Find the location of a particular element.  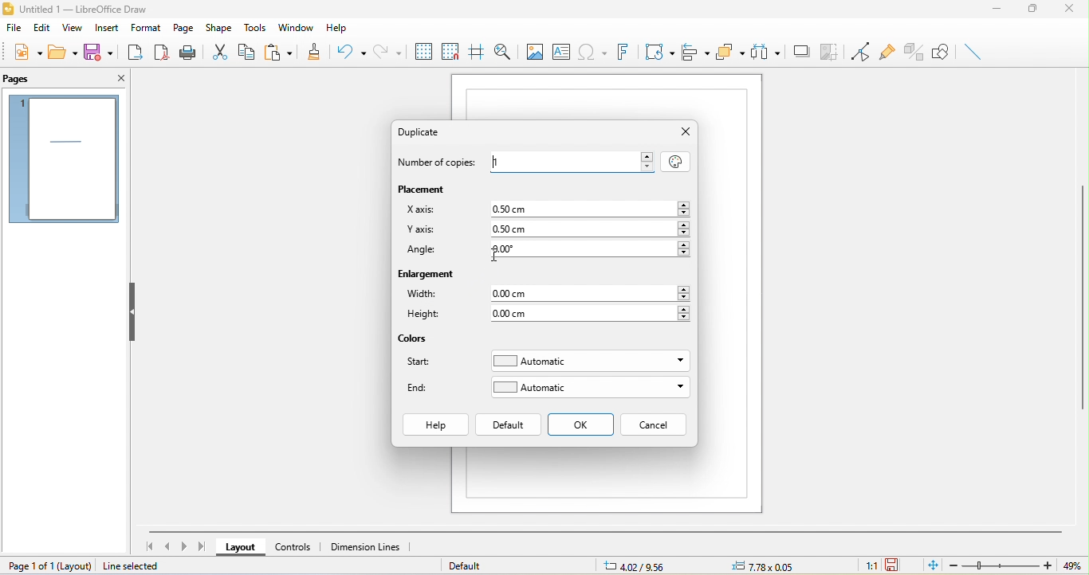

zoom and pan is located at coordinates (501, 50).